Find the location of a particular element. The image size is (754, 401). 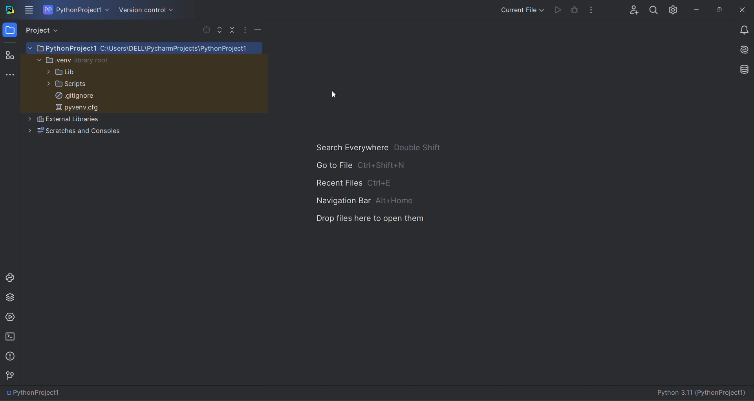

close is located at coordinates (744, 8).